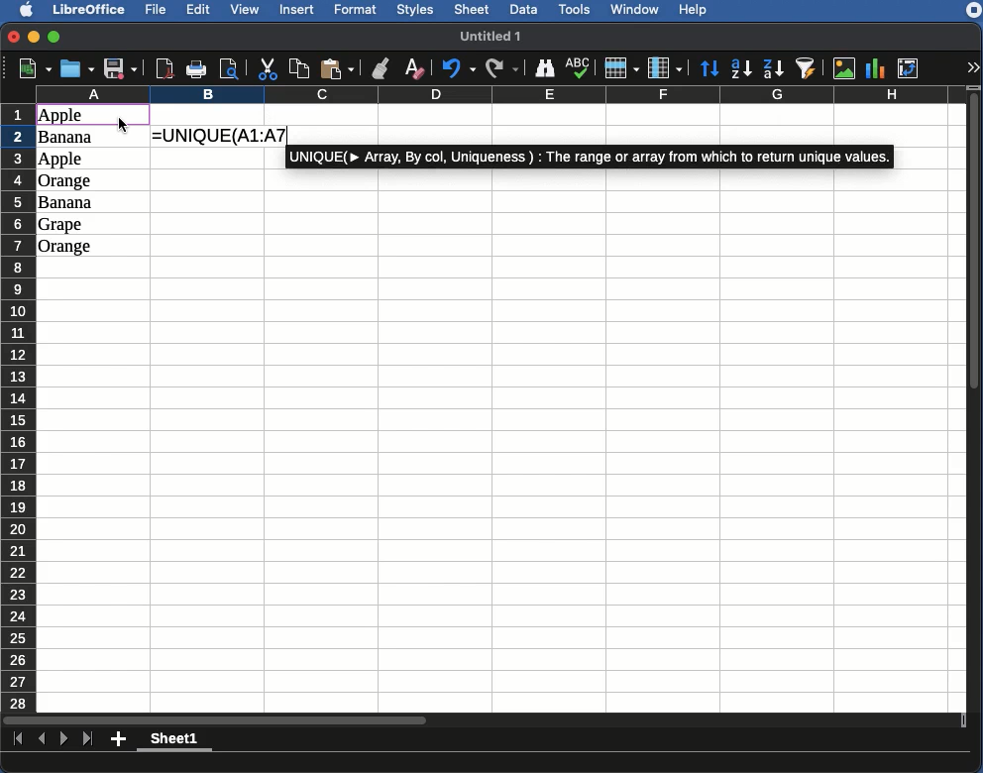  Describe the element at coordinates (743, 68) in the screenshot. I see `Ascending` at that location.